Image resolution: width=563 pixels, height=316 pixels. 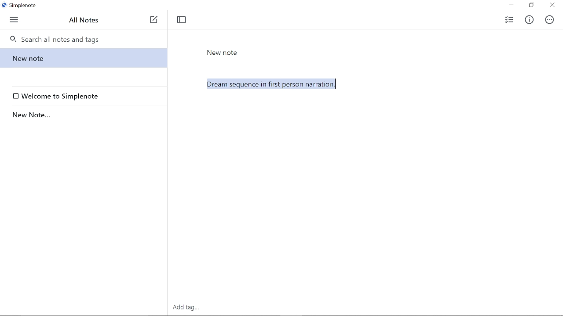 What do you see at coordinates (82, 115) in the screenshot?
I see `New Note...` at bounding box center [82, 115].